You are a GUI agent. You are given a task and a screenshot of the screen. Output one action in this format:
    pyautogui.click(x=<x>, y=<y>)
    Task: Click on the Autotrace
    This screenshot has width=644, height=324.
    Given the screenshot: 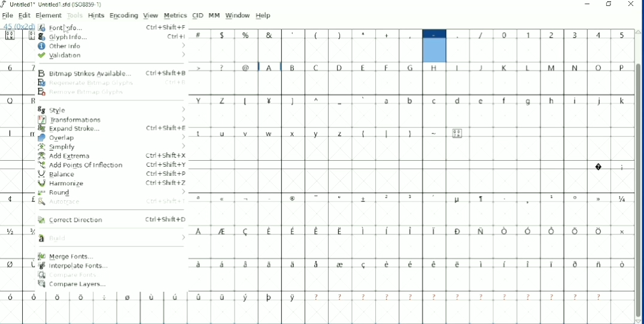 What is the action you would take?
    pyautogui.click(x=111, y=203)
    